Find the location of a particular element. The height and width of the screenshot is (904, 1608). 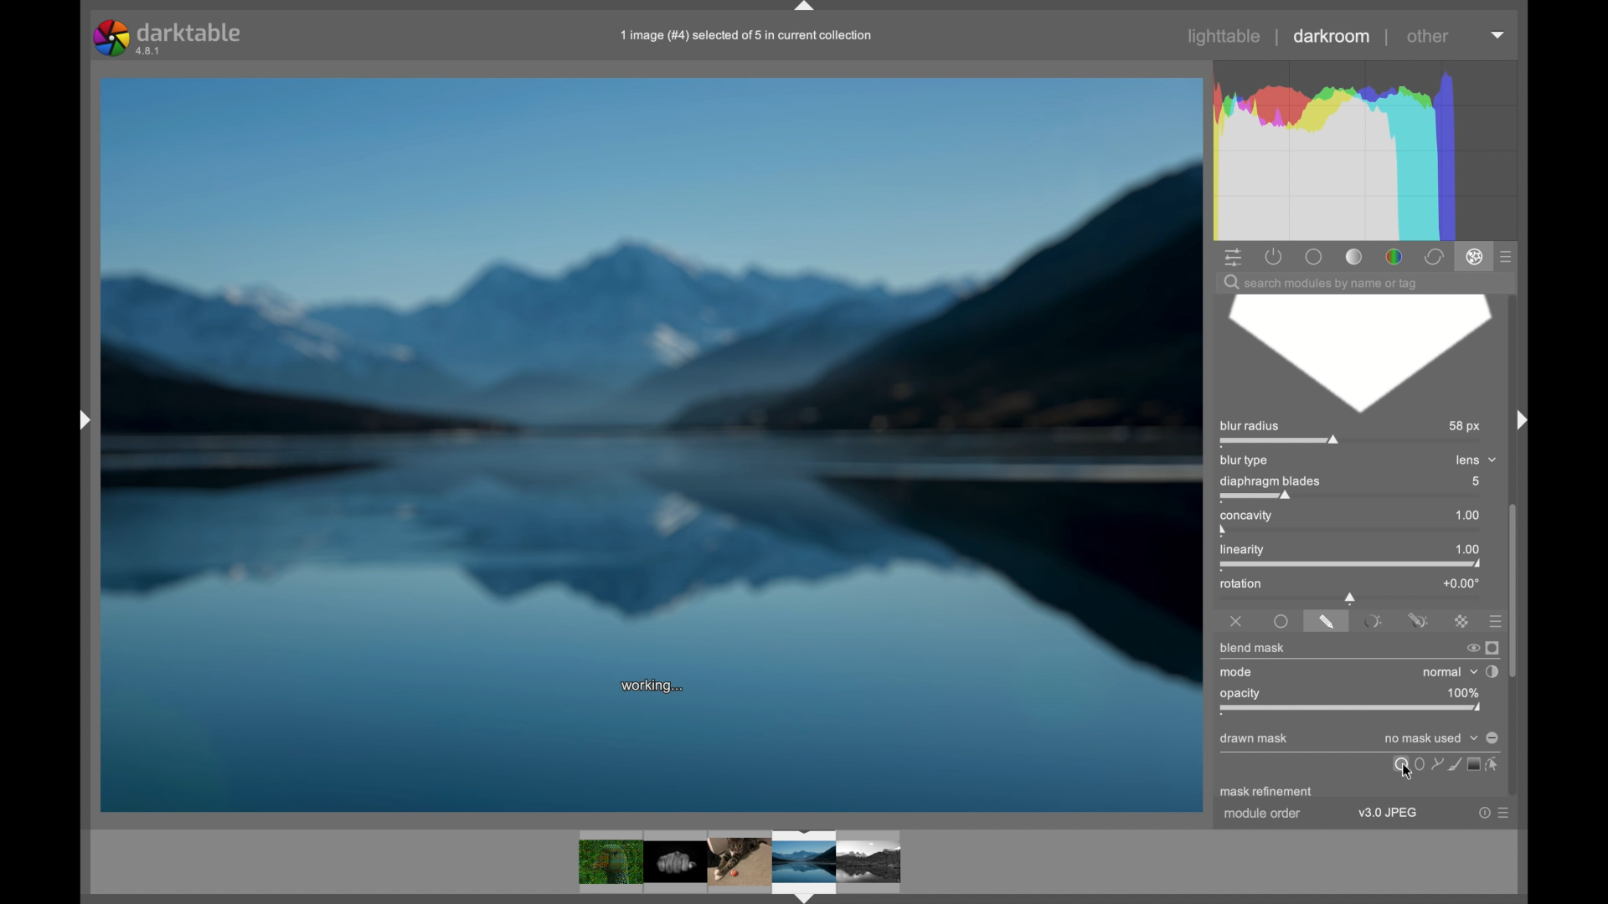

100% is located at coordinates (1463, 692).